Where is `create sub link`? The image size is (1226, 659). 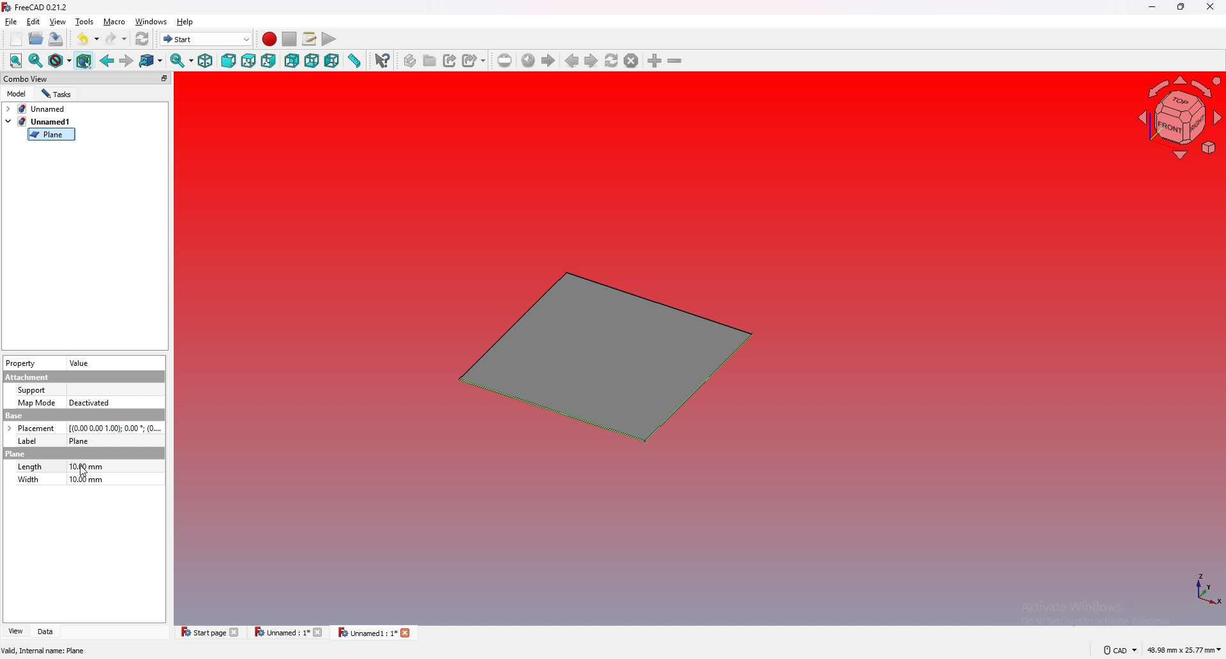
create sub link is located at coordinates (474, 61).